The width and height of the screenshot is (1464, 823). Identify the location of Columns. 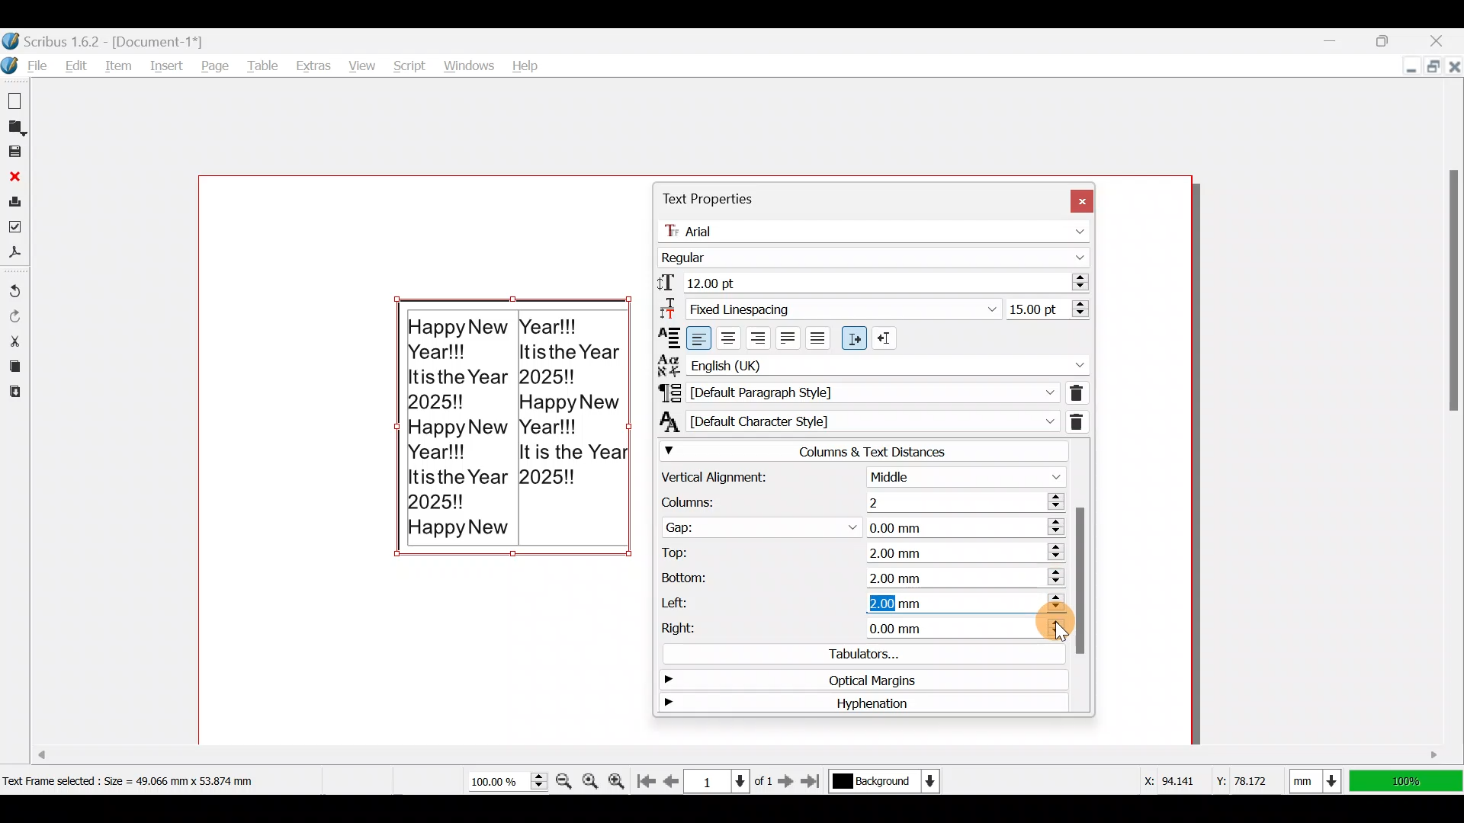
(855, 500).